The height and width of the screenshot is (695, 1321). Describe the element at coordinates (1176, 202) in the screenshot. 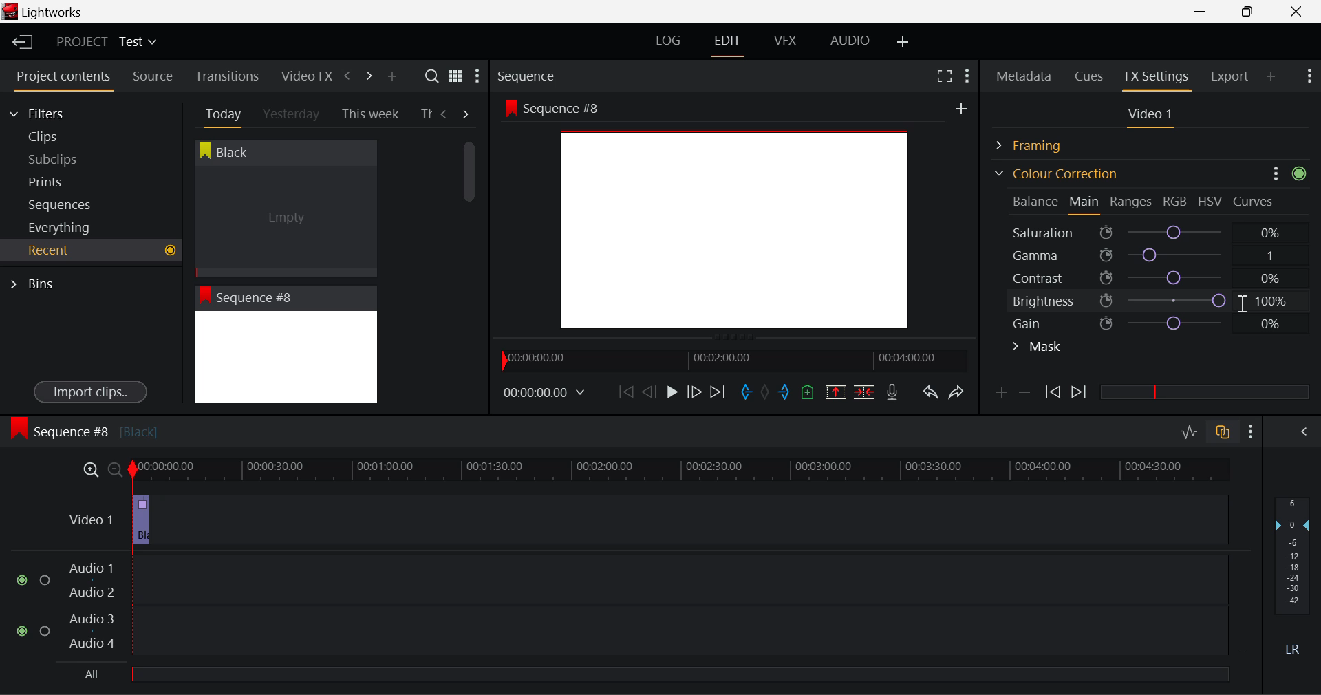

I see `RGB` at that location.